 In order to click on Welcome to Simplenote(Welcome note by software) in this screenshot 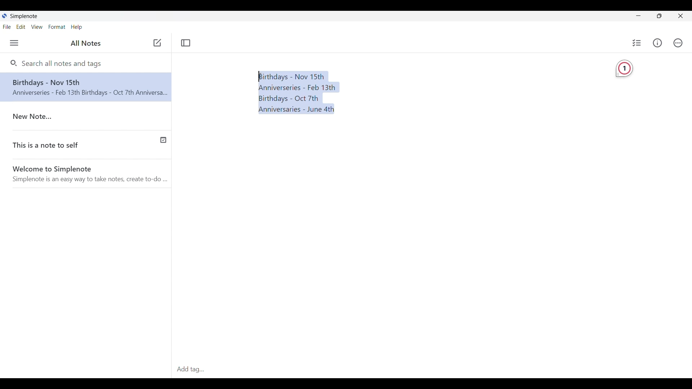, I will do `click(90, 174)`.